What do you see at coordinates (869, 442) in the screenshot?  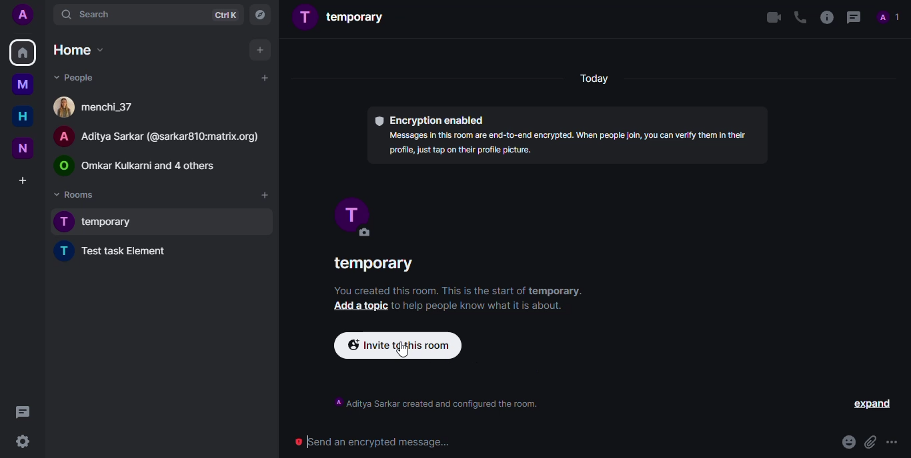 I see `attach` at bounding box center [869, 442].